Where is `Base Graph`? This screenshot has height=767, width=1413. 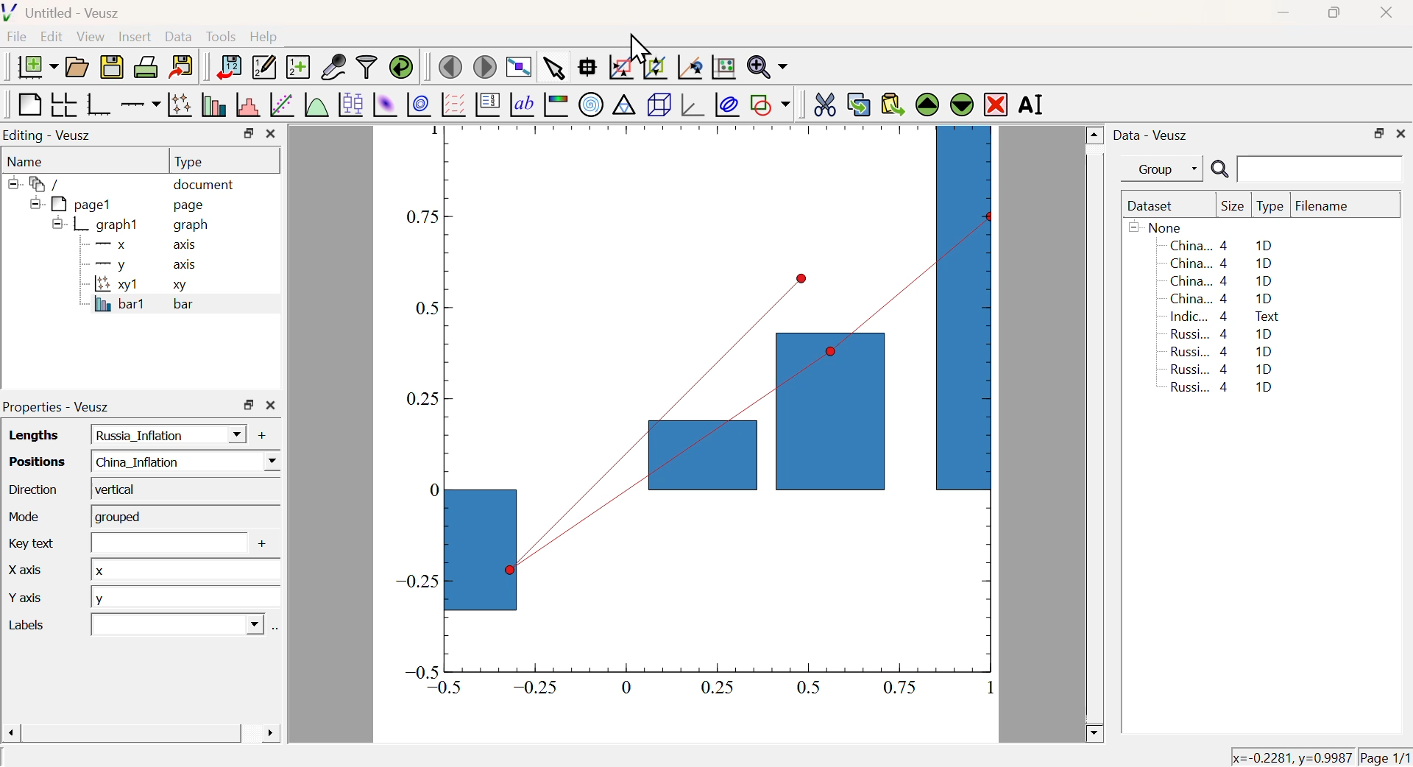 Base Graph is located at coordinates (97, 104).